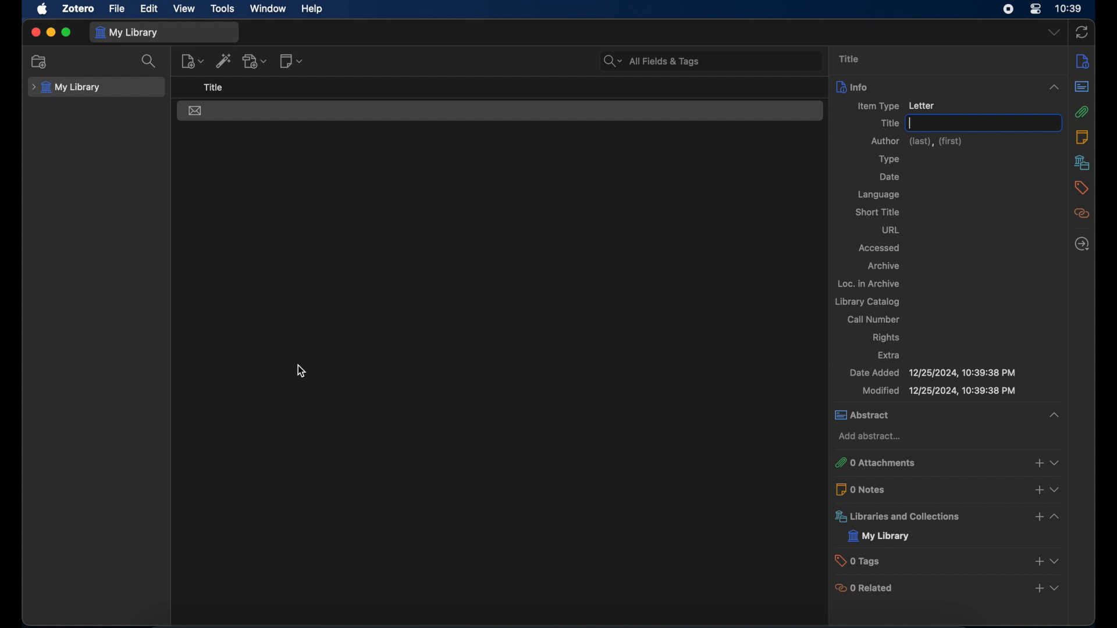 Image resolution: width=1117 pixels, height=628 pixels. I want to click on call number, so click(874, 319).